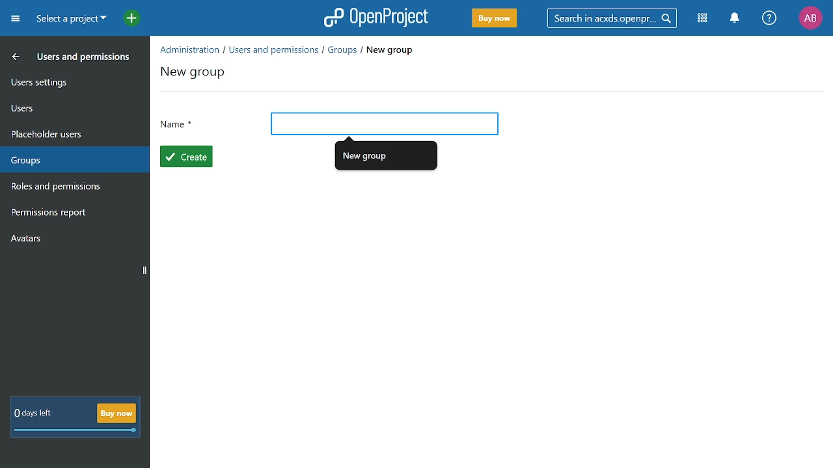  What do you see at coordinates (384, 123) in the screenshot?
I see `Add name` at bounding box center [384, 123].